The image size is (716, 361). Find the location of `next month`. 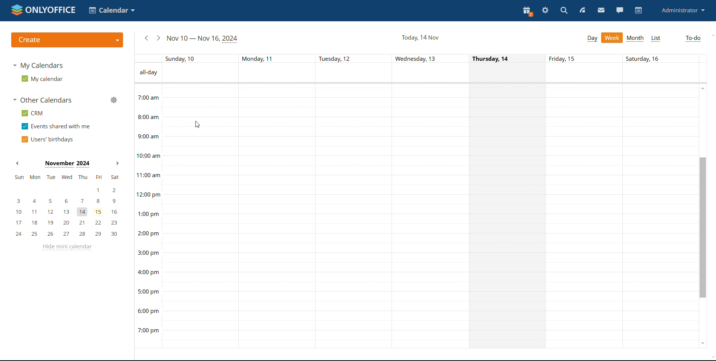

next month is located at coordinates (117, 163).